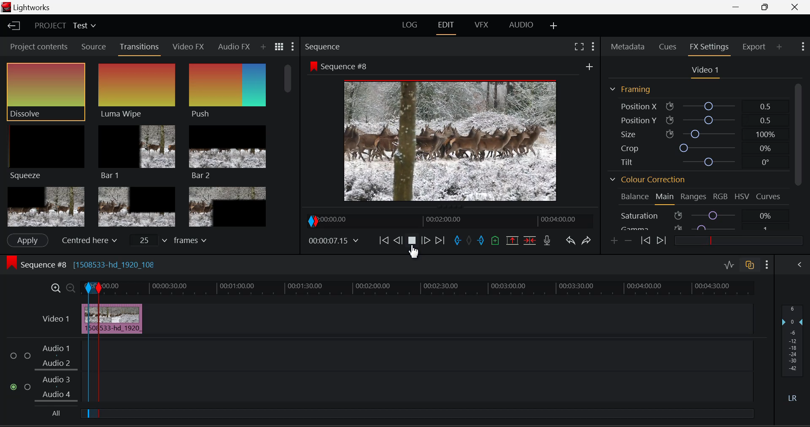 This screenshot has width=810, height=427. What do you see at coordinates (189, 48) in the screenshot?
I see `Video FX` at bounding box center [189, 48].